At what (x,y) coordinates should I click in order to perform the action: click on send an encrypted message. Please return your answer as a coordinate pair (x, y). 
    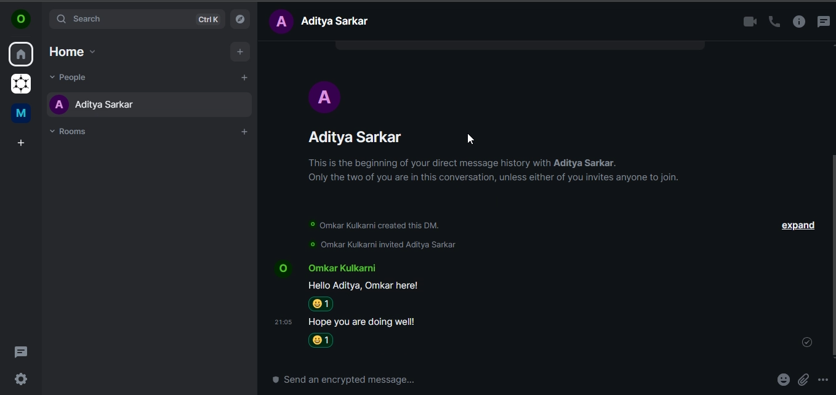
    Looking at the image, I should click on (354, 380).